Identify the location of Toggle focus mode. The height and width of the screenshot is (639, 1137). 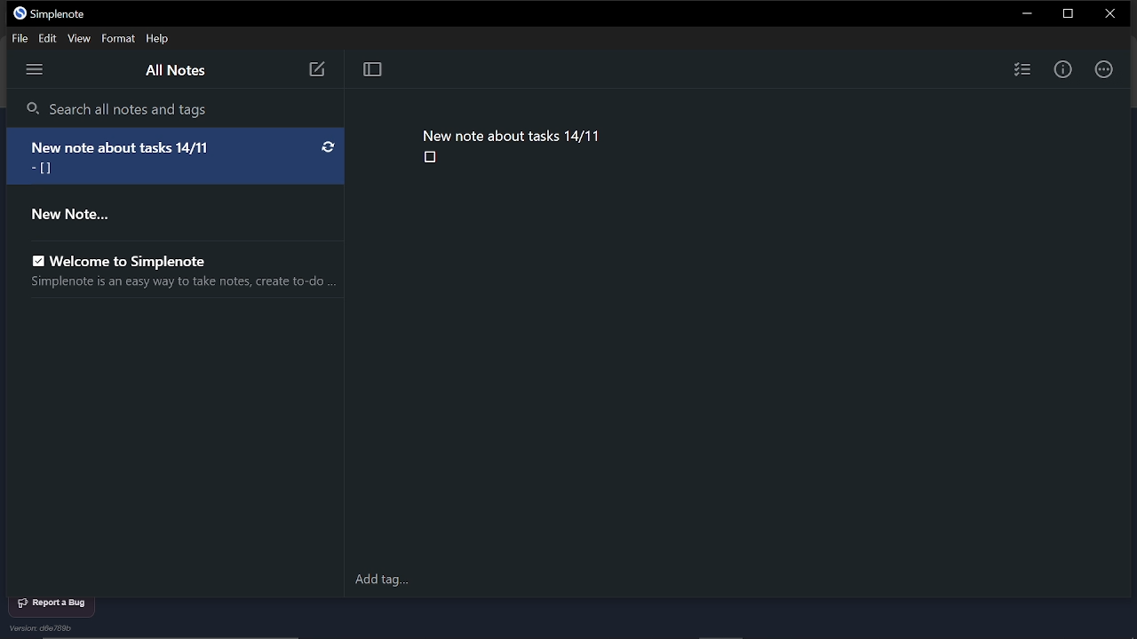
(372, 71).